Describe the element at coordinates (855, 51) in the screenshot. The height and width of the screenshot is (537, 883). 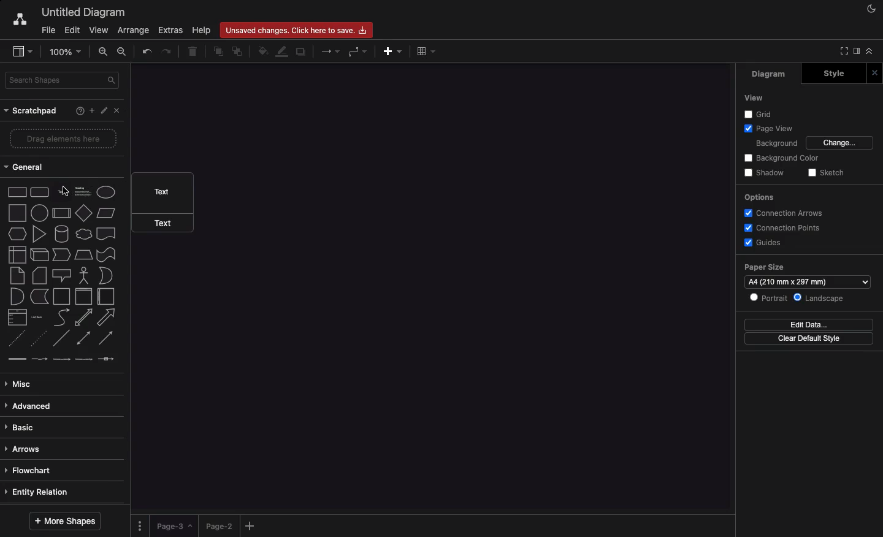
I see `Sidebar` at that location.